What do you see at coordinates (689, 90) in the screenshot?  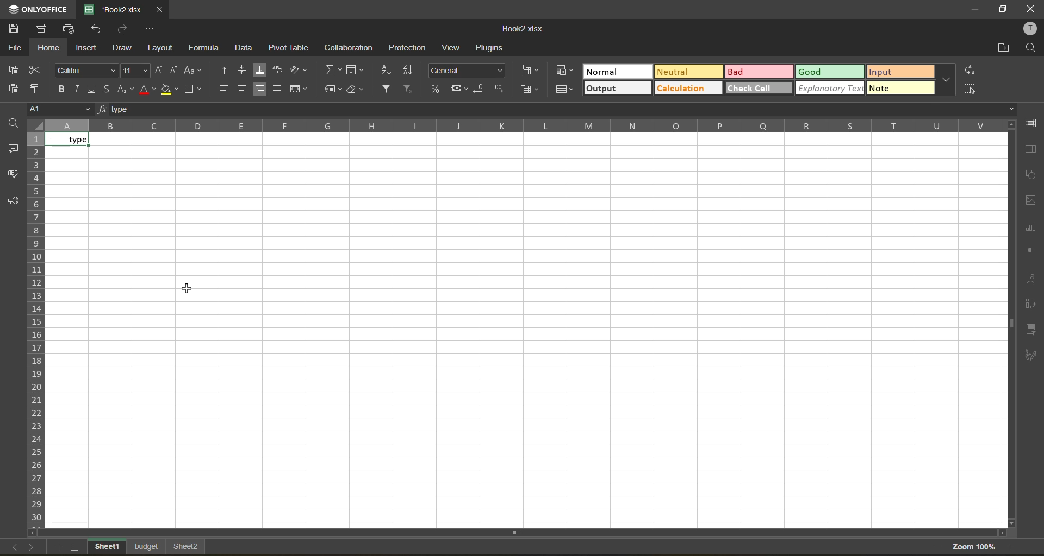 I see `calculation` at bounding box center [689, 90].